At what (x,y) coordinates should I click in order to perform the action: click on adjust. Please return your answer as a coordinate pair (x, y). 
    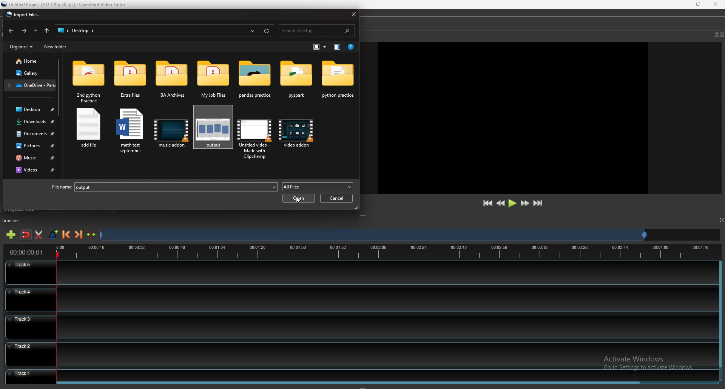
    Looking at the image, I should click on (365, 216).